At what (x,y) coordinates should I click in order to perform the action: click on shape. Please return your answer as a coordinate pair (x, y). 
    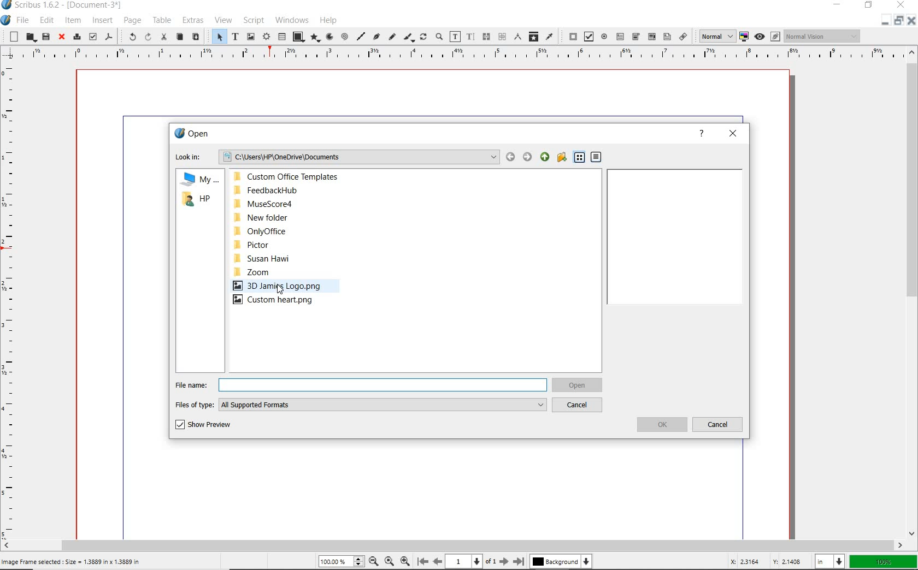
    Looking at the image, I should click on (298, 37).